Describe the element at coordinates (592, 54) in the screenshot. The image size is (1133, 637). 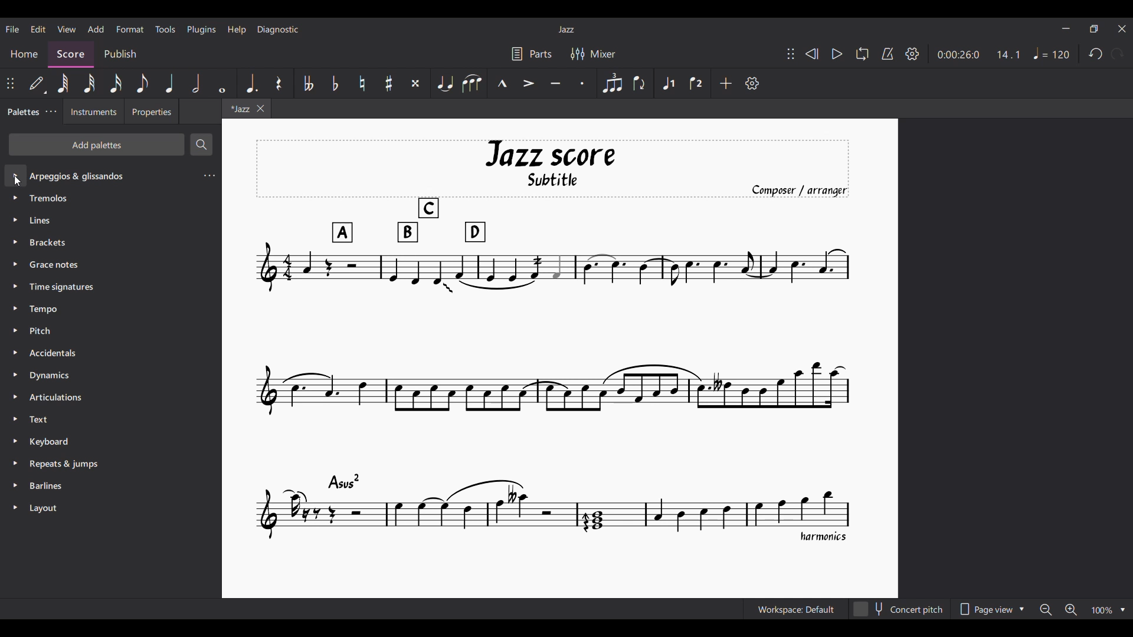
I see `Mixer settings` at that location.